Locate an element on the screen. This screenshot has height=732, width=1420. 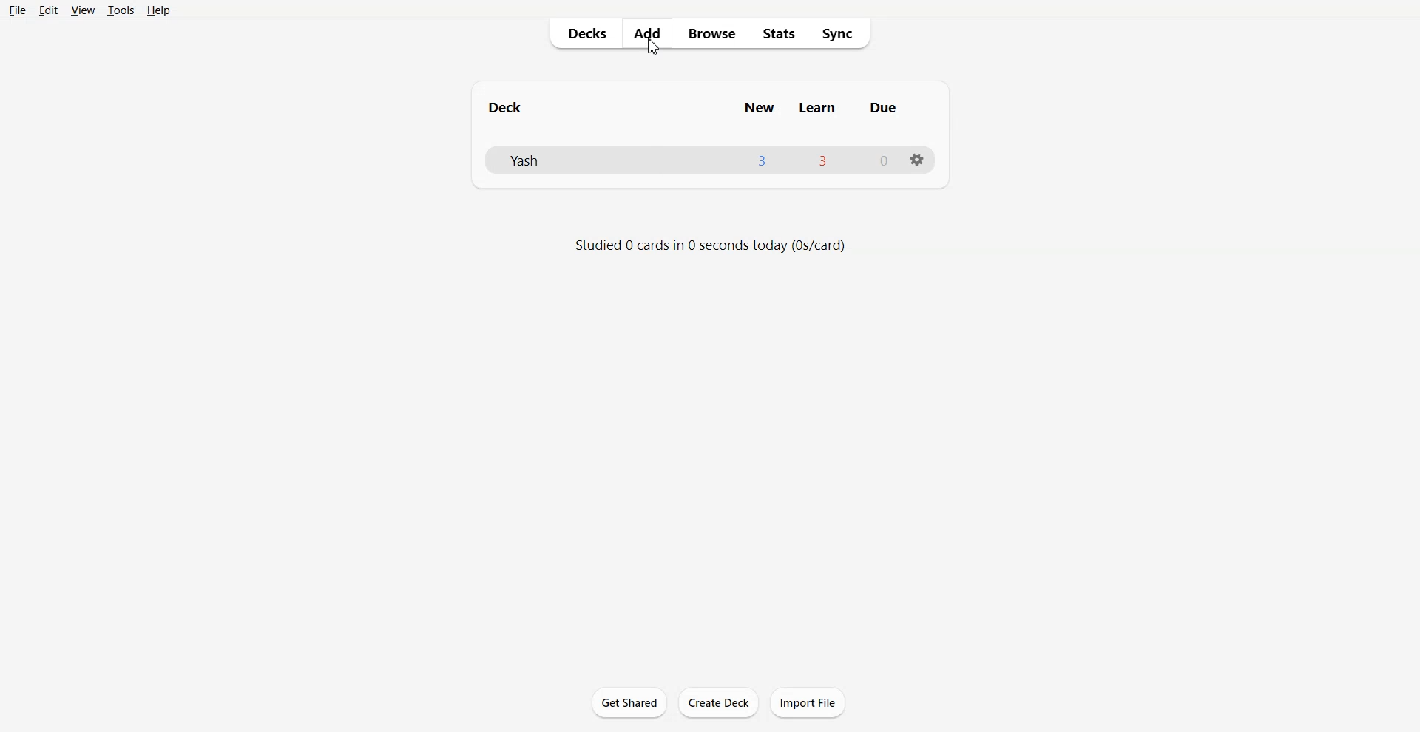
Decks is located at coordinates (584, 33).